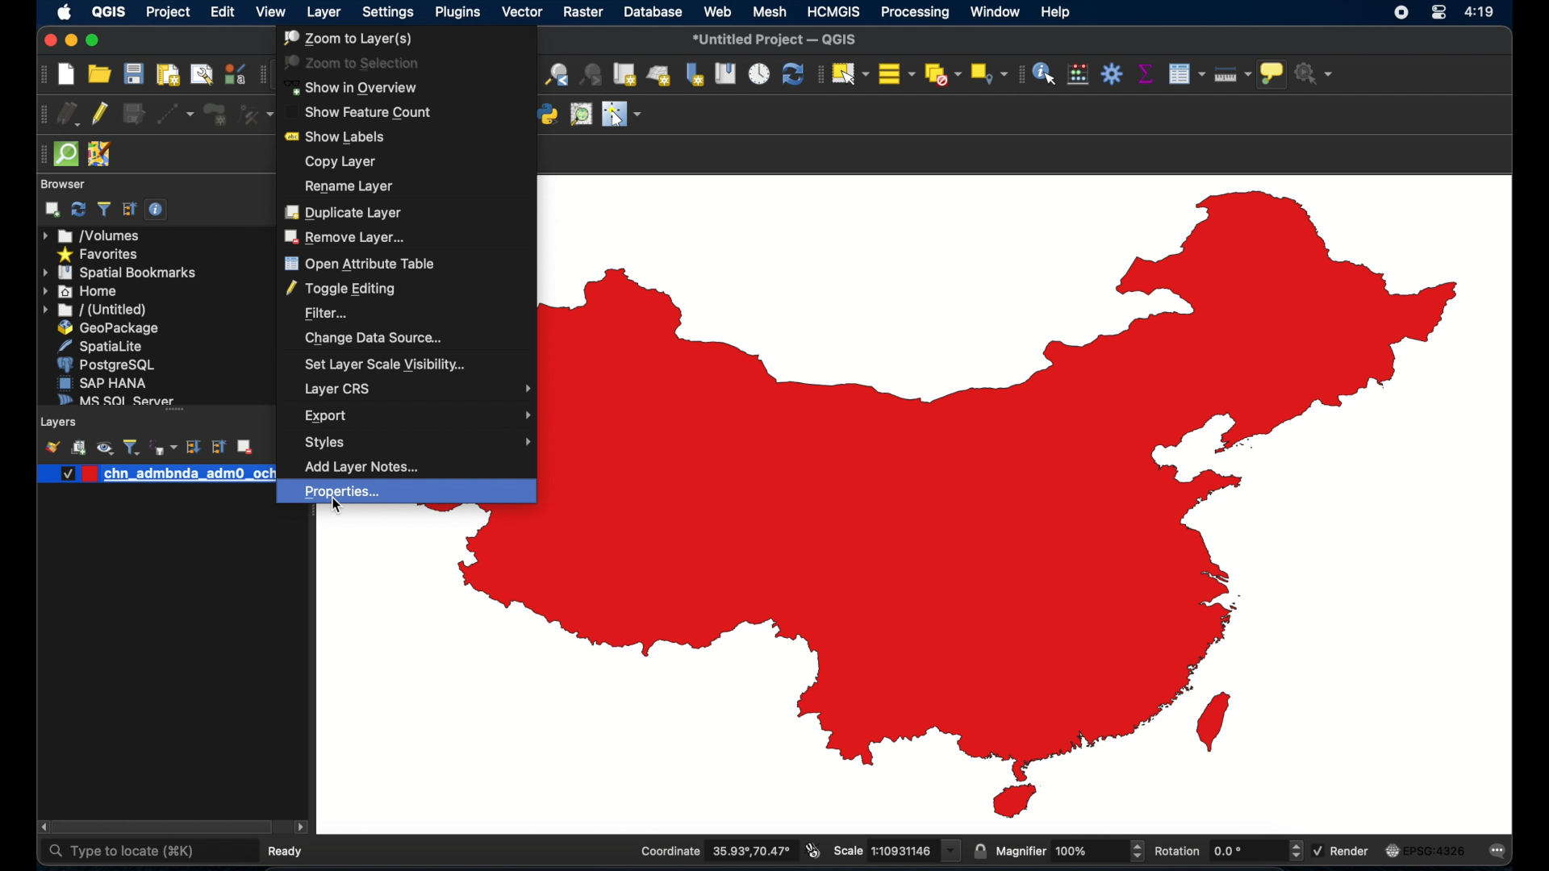  I want to click on screen recorder icon, so click(1401, 12).